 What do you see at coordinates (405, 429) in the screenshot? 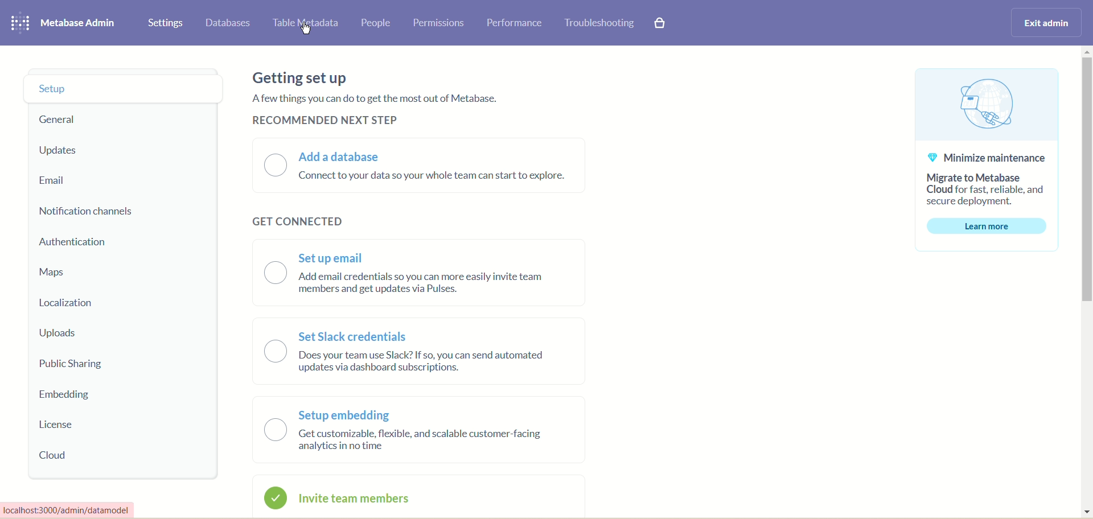
I see `Setup embedding Get customizable, flexible, and scalable customer-facinganalytics in no time ` at bounding box center [405, 429].